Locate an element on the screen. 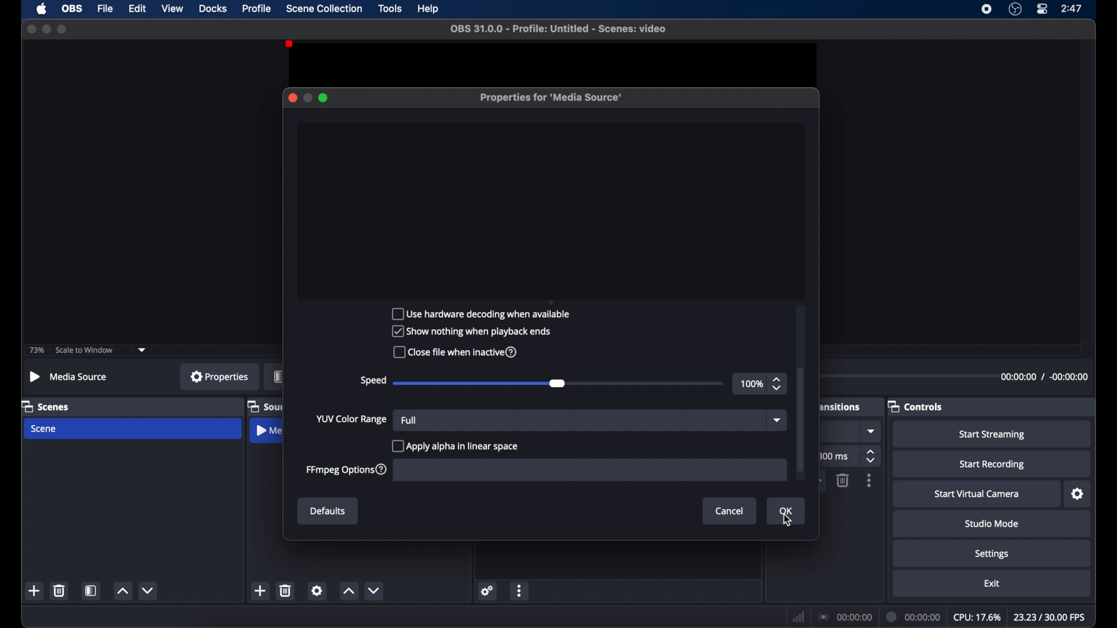 The height and width of the screenshot is (628, 1117). edit is located at coordinates (137, 9).